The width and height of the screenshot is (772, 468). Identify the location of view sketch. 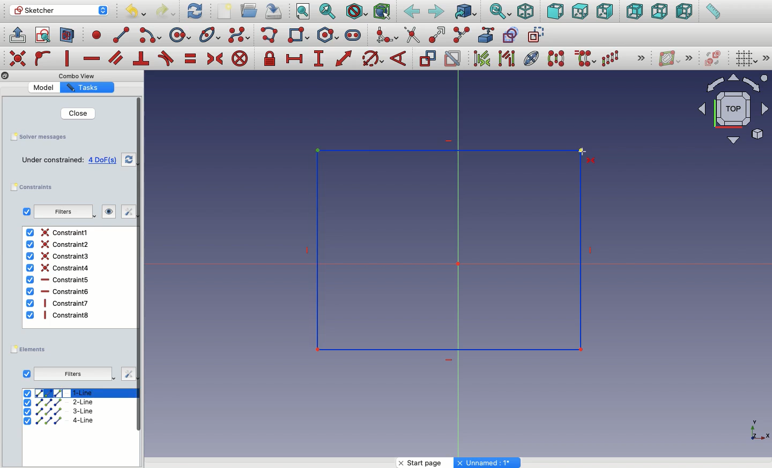
(44, 36).